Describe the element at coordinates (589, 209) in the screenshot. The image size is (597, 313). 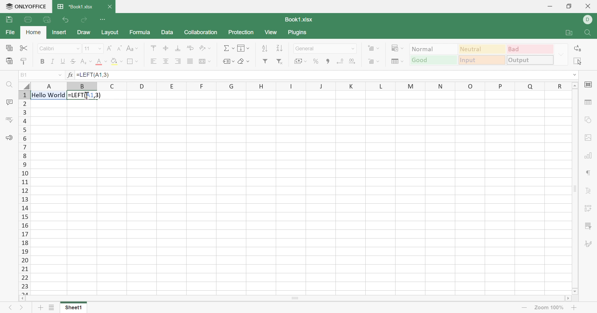
I see `Pivot table settings` at that location.